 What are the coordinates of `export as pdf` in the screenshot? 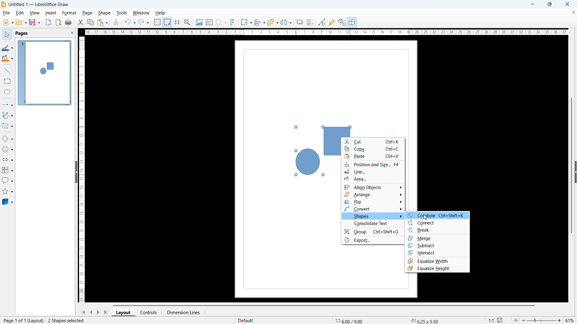 It's located at (59, 22).